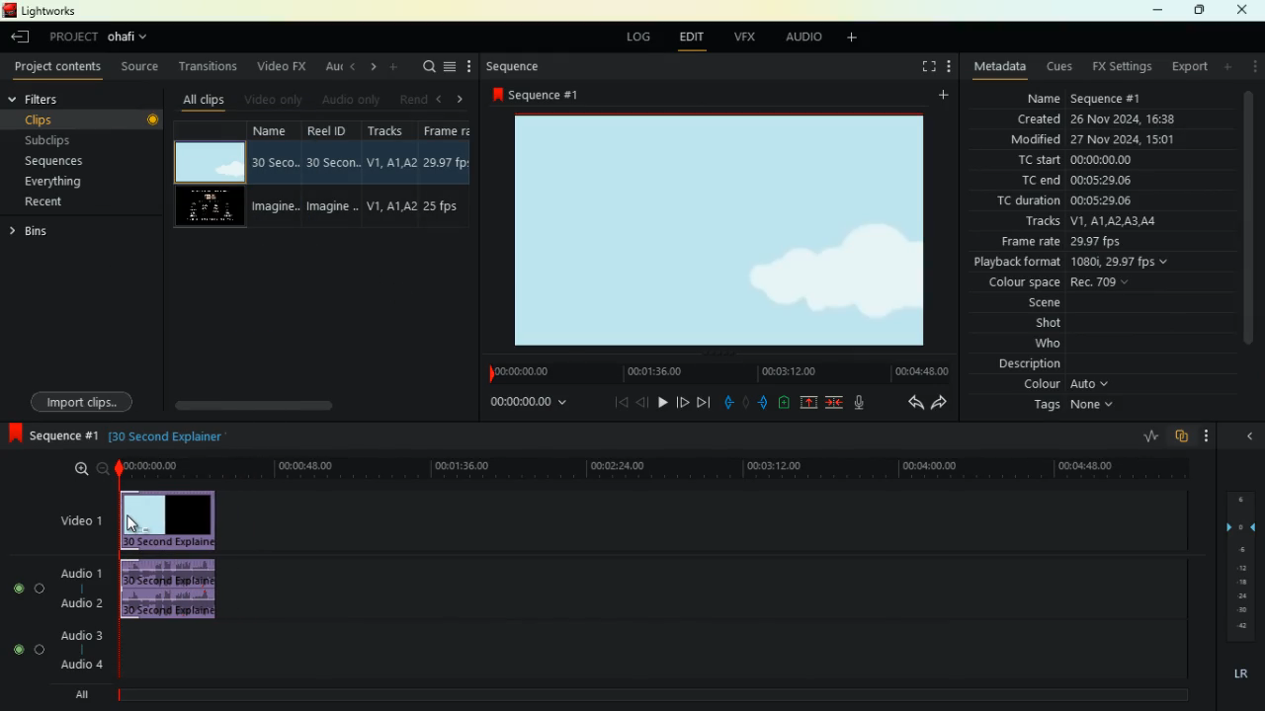 The image size is (1265, 711). I want to click on subclips, so click(63, 140).